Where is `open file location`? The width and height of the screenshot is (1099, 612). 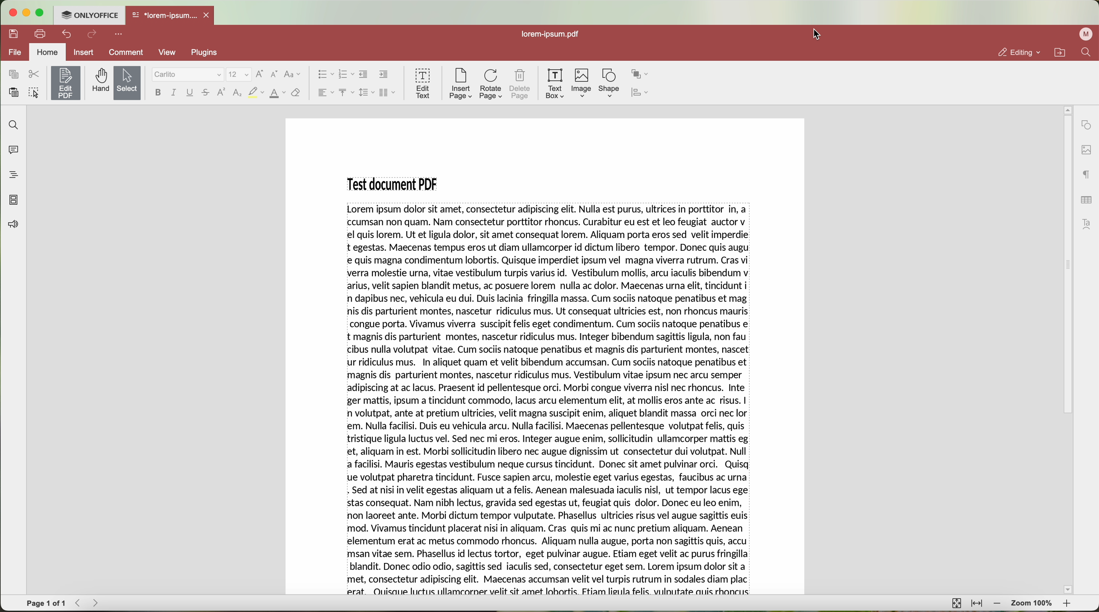
open file location is located at coordinates (1059, 52).